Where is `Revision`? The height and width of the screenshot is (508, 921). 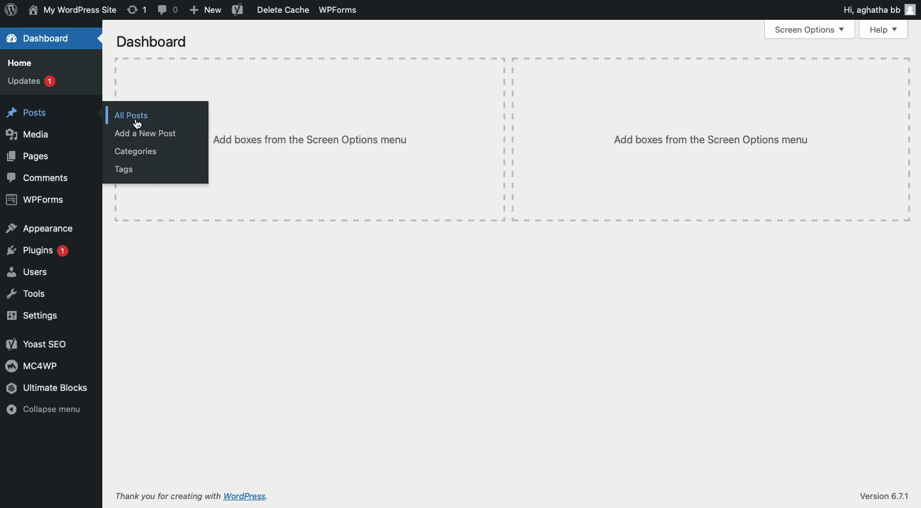 Revision is located at coordinates (138, 10).